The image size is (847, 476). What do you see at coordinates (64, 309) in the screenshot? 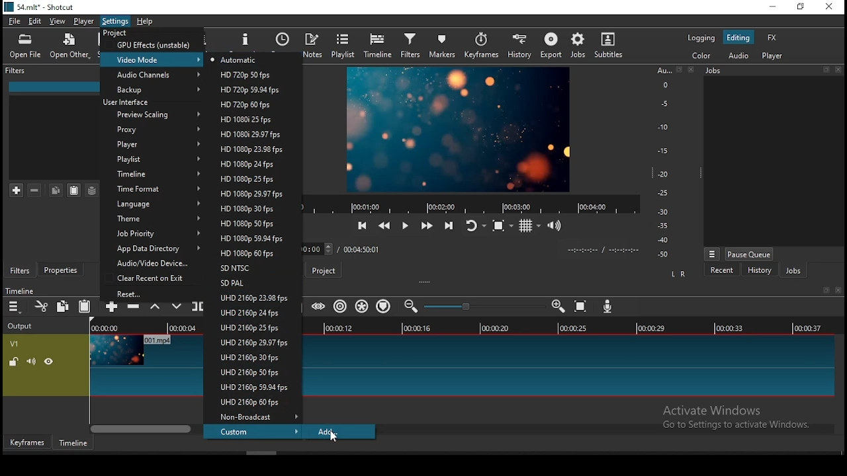
I see `copy` at bounding box center [64, 309].